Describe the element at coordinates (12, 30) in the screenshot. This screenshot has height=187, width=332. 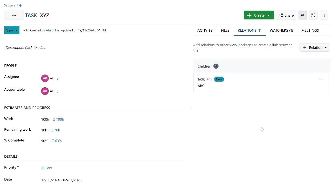
I see `New` at that location.